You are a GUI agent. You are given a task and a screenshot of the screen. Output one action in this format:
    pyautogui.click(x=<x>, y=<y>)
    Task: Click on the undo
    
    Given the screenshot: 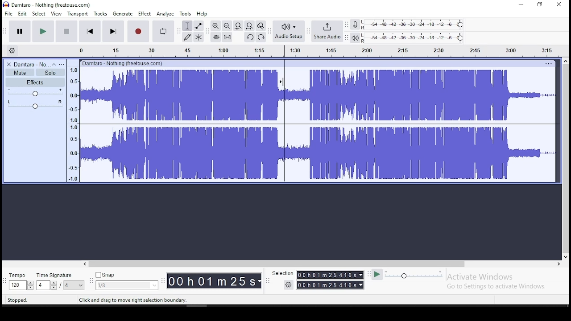 What is the action you would take?
    pyautogui.click(x=250, y=37)
    